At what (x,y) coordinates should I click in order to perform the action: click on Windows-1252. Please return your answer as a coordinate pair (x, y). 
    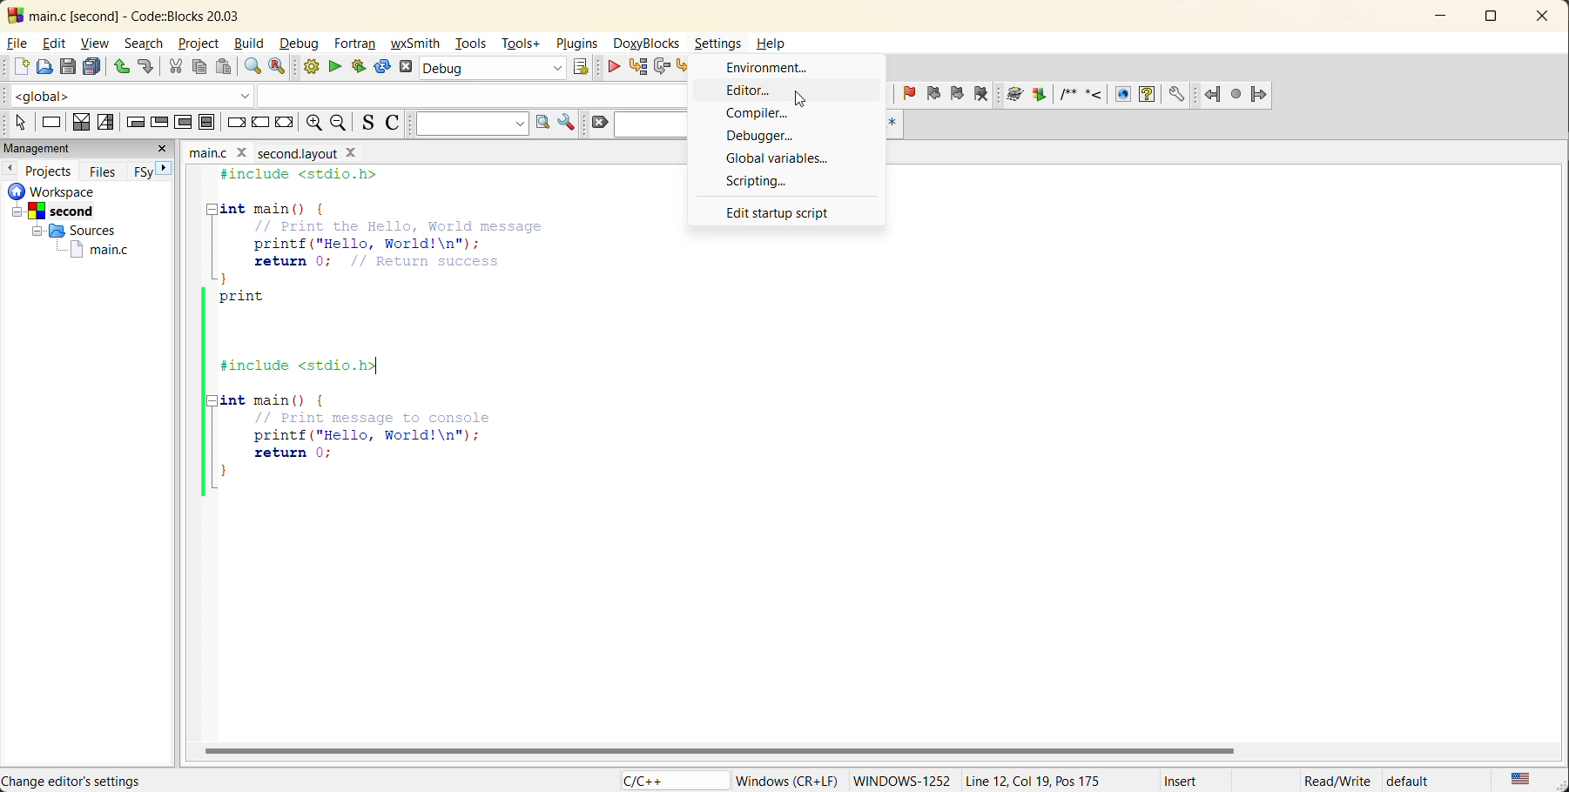
    Looking at the image, I should click on (905, 778).